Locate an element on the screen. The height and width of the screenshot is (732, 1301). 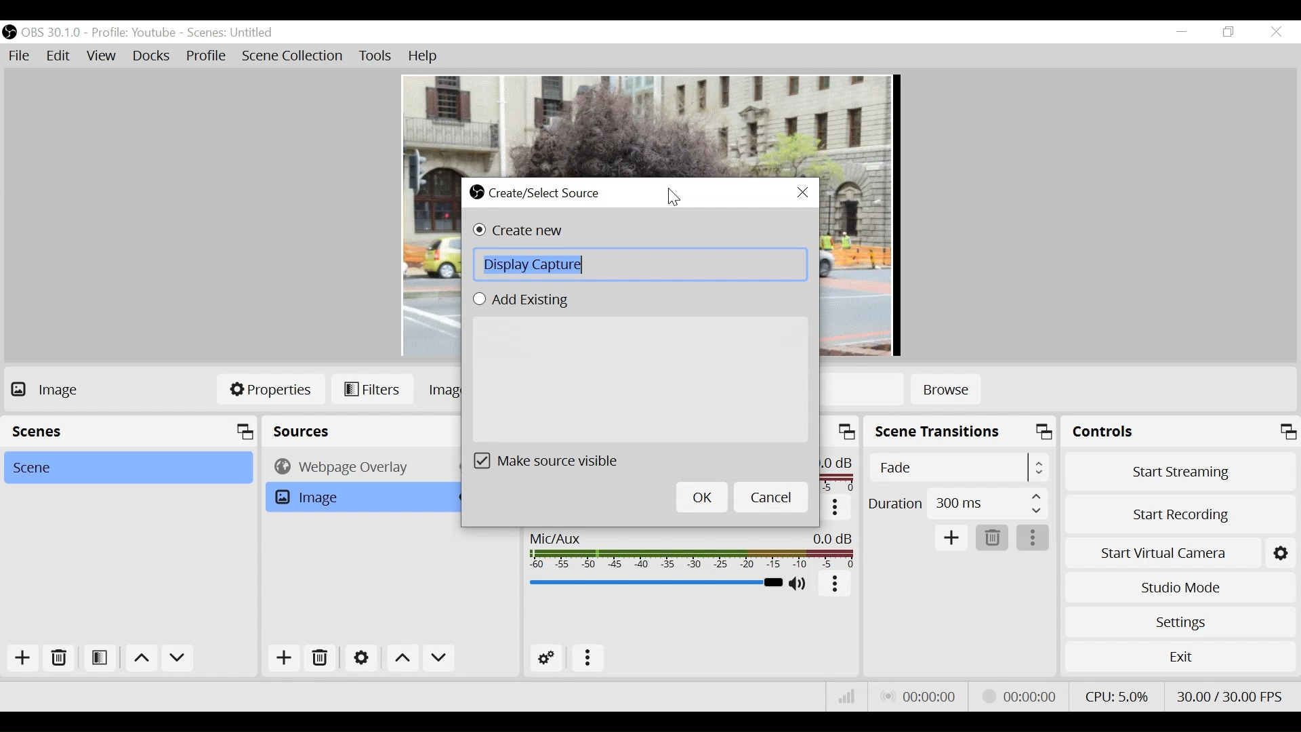
Add Existing Field is located at coordinates (640, 378).